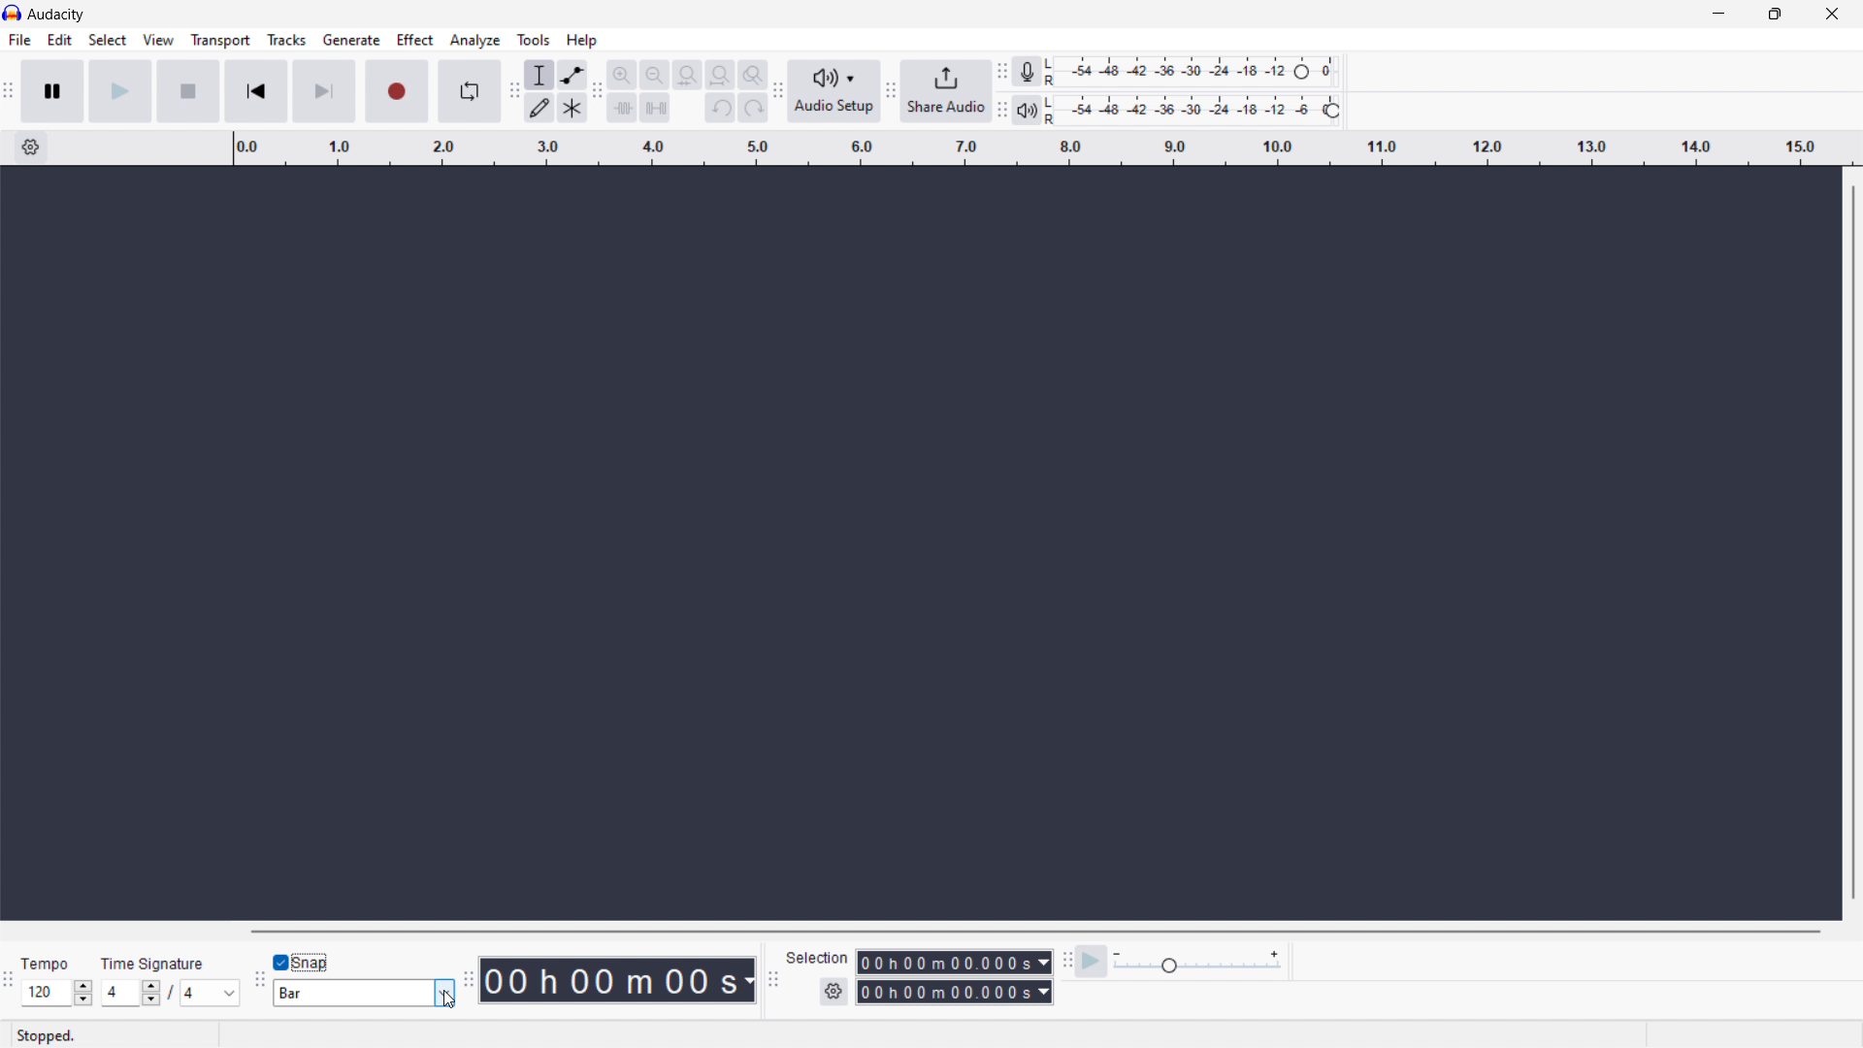 This screenshot has width=1863, height=1048. What do you see at coordinates (1716, 15) in the screenshot?
I see `minimize` at bounding box center [1716, 15].